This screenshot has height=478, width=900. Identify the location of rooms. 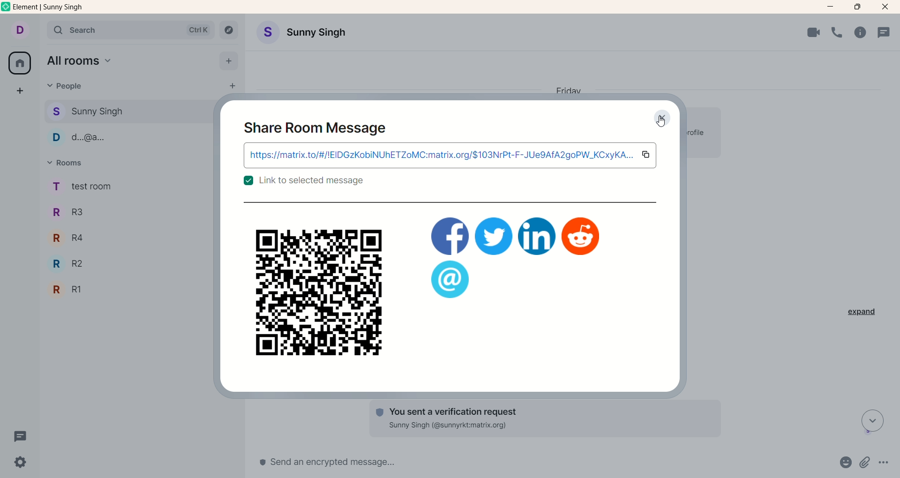
(67, 164).